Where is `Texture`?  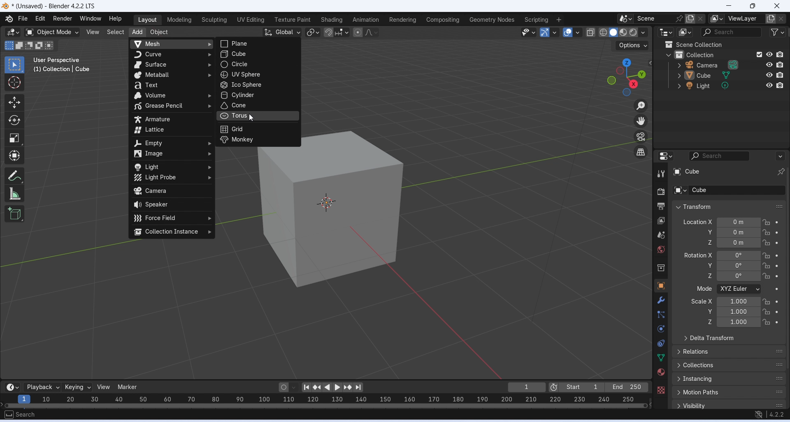
Texture is located at coordinates (660, 390).